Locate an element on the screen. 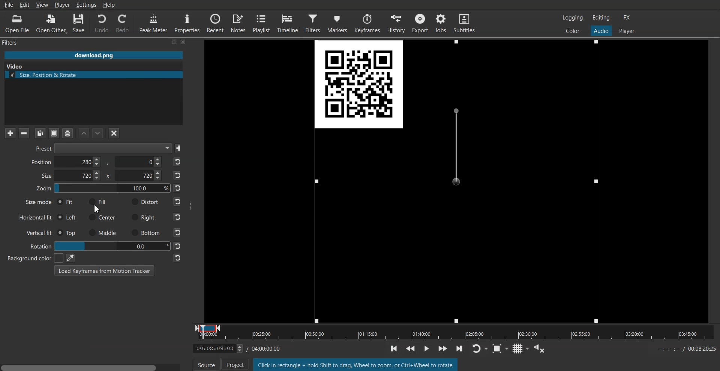  Load Keyframe From Motion Tracker is located at coordinates (104, 270).